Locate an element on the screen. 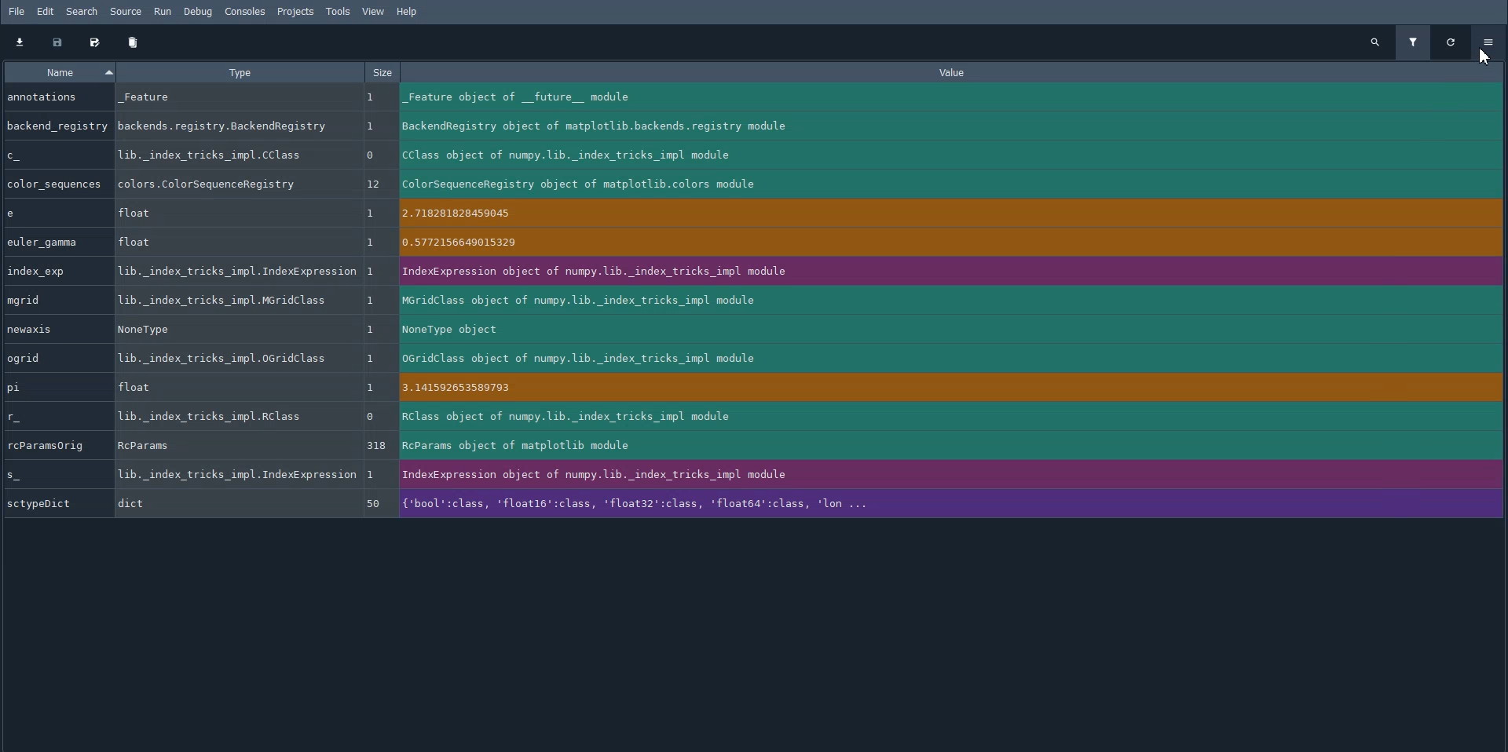  10.5772156649015329 is located at coordinates (949, 244).